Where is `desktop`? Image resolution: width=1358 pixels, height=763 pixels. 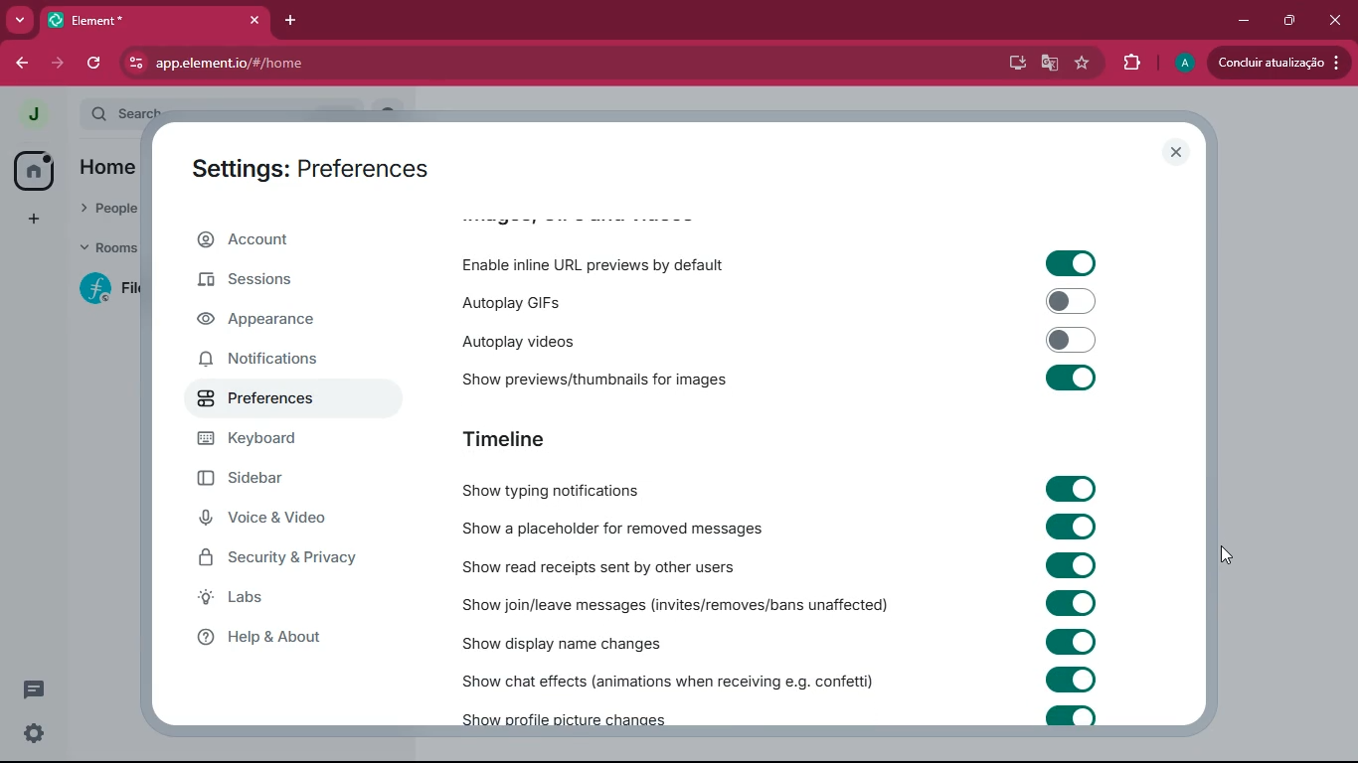
desktop is located at coordinates (1015, 64).